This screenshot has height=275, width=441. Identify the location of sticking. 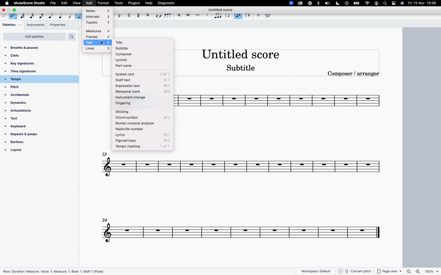
(143, 111).